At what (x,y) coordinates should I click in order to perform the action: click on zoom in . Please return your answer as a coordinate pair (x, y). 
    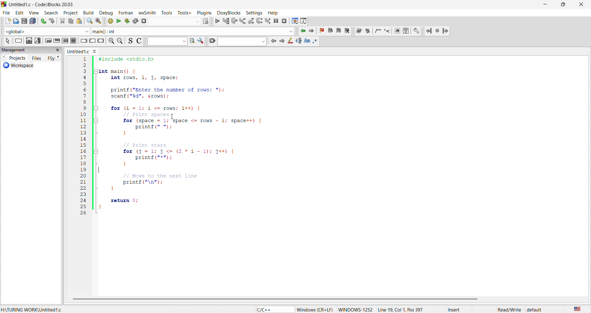
    Looking at the image, I should click on (111, 41).